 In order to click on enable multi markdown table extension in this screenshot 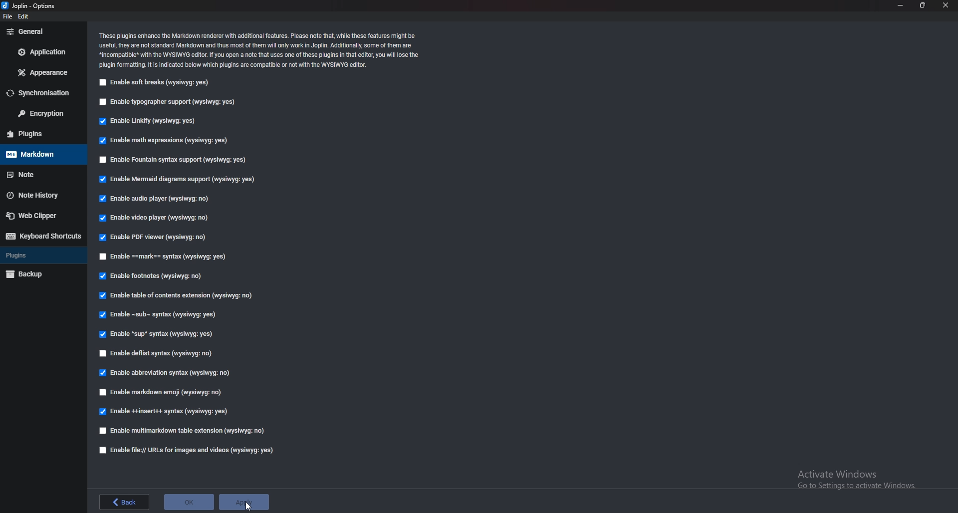, I will do `click(181, 431)`.